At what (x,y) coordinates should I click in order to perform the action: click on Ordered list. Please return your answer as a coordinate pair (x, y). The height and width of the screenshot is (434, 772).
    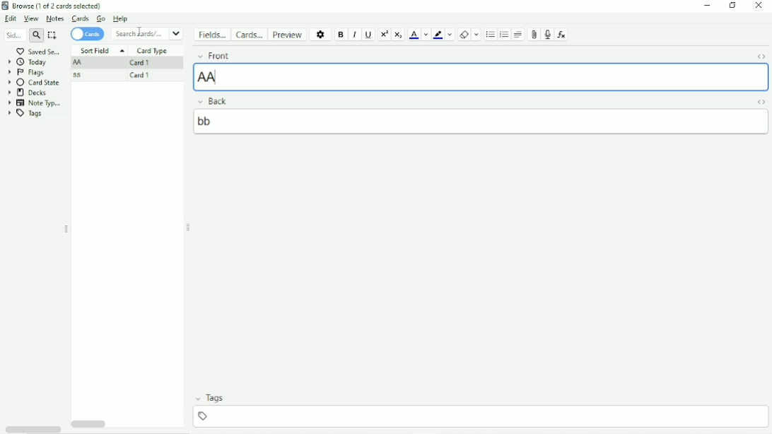
    Looking at the image, I should click on (504, 35).